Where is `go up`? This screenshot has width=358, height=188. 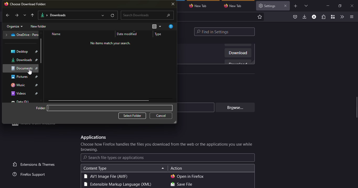 go up is located at coordinates (33, 15).